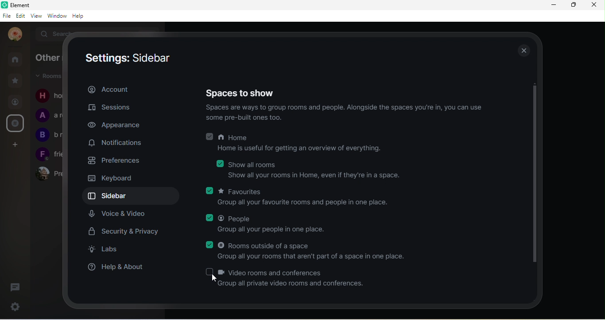 This screenshot has height=320, width=605. Describe the element at coordinates (15, 103) in the screenshot. I see `people` at that location.